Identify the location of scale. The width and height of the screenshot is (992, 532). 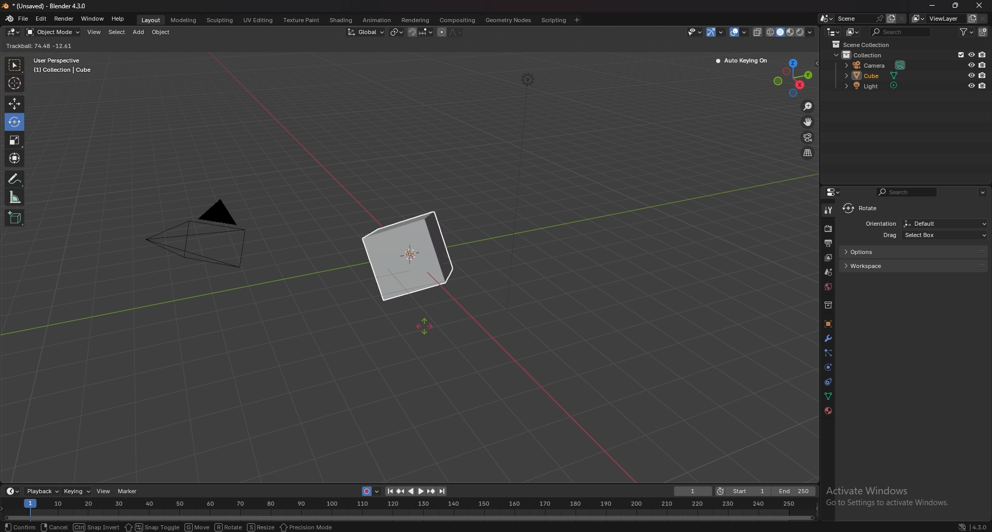
(14, 140).